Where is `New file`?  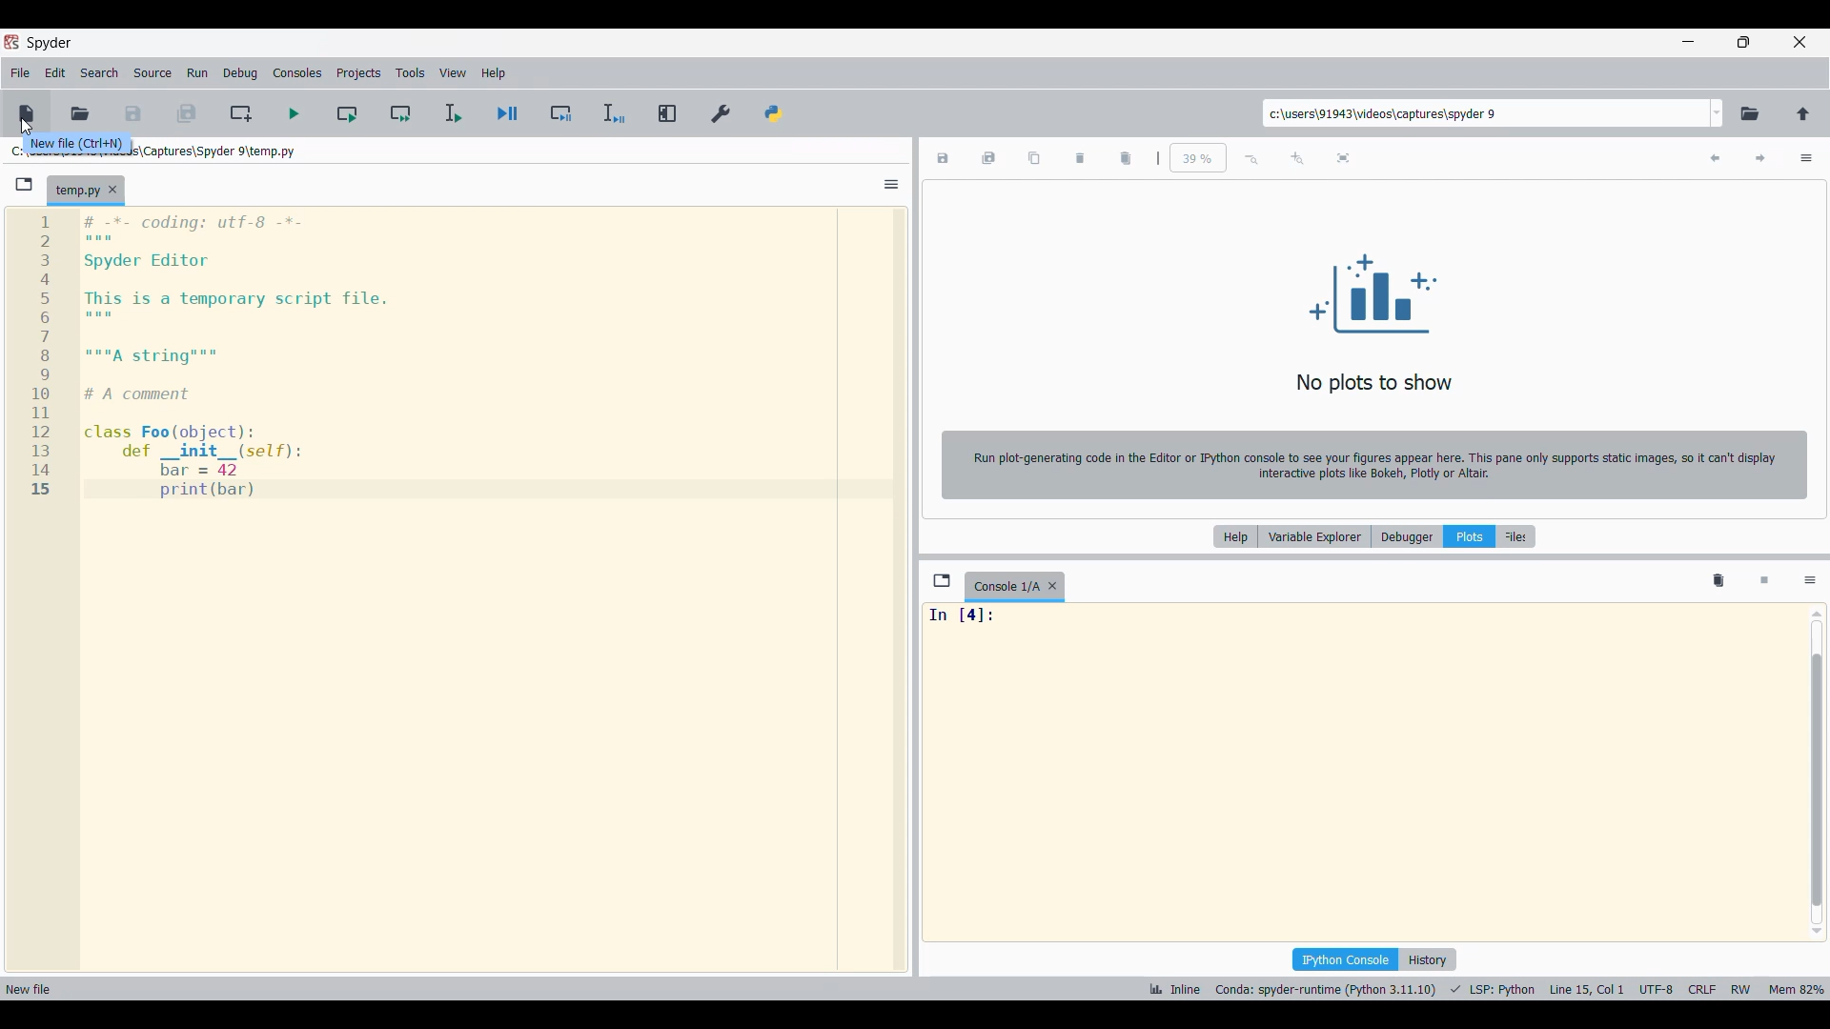 New file is located at coordinates (26, 111).